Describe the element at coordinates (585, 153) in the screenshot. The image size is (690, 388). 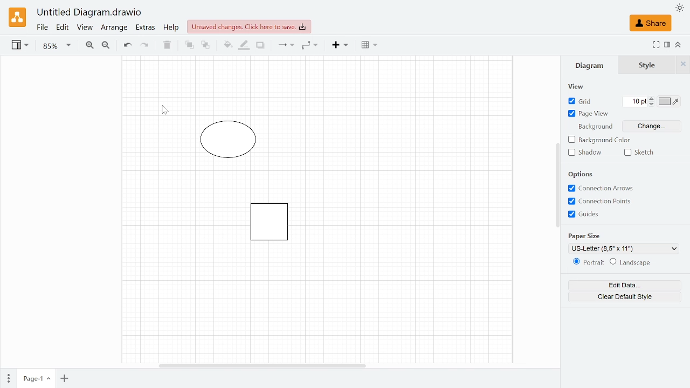
I see `Shadow` at that location.